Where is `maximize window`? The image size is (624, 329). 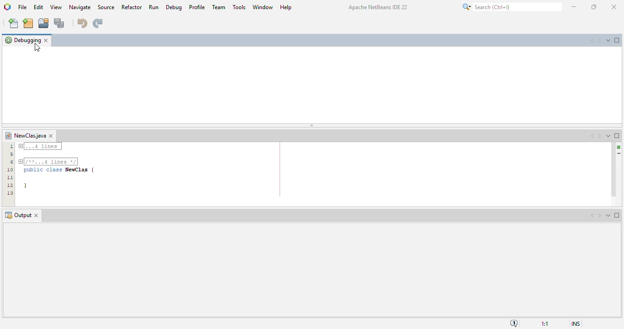
maximize window is located at coordinates (617, 40).